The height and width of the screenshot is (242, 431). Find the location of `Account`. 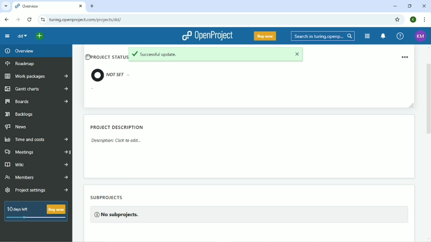

Account is located at coordinates (421, 36).